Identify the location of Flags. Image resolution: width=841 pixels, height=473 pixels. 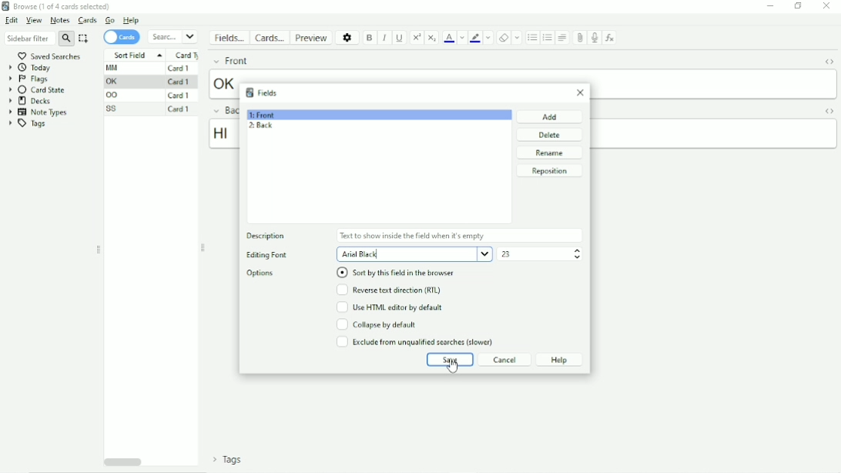
(28, 79).